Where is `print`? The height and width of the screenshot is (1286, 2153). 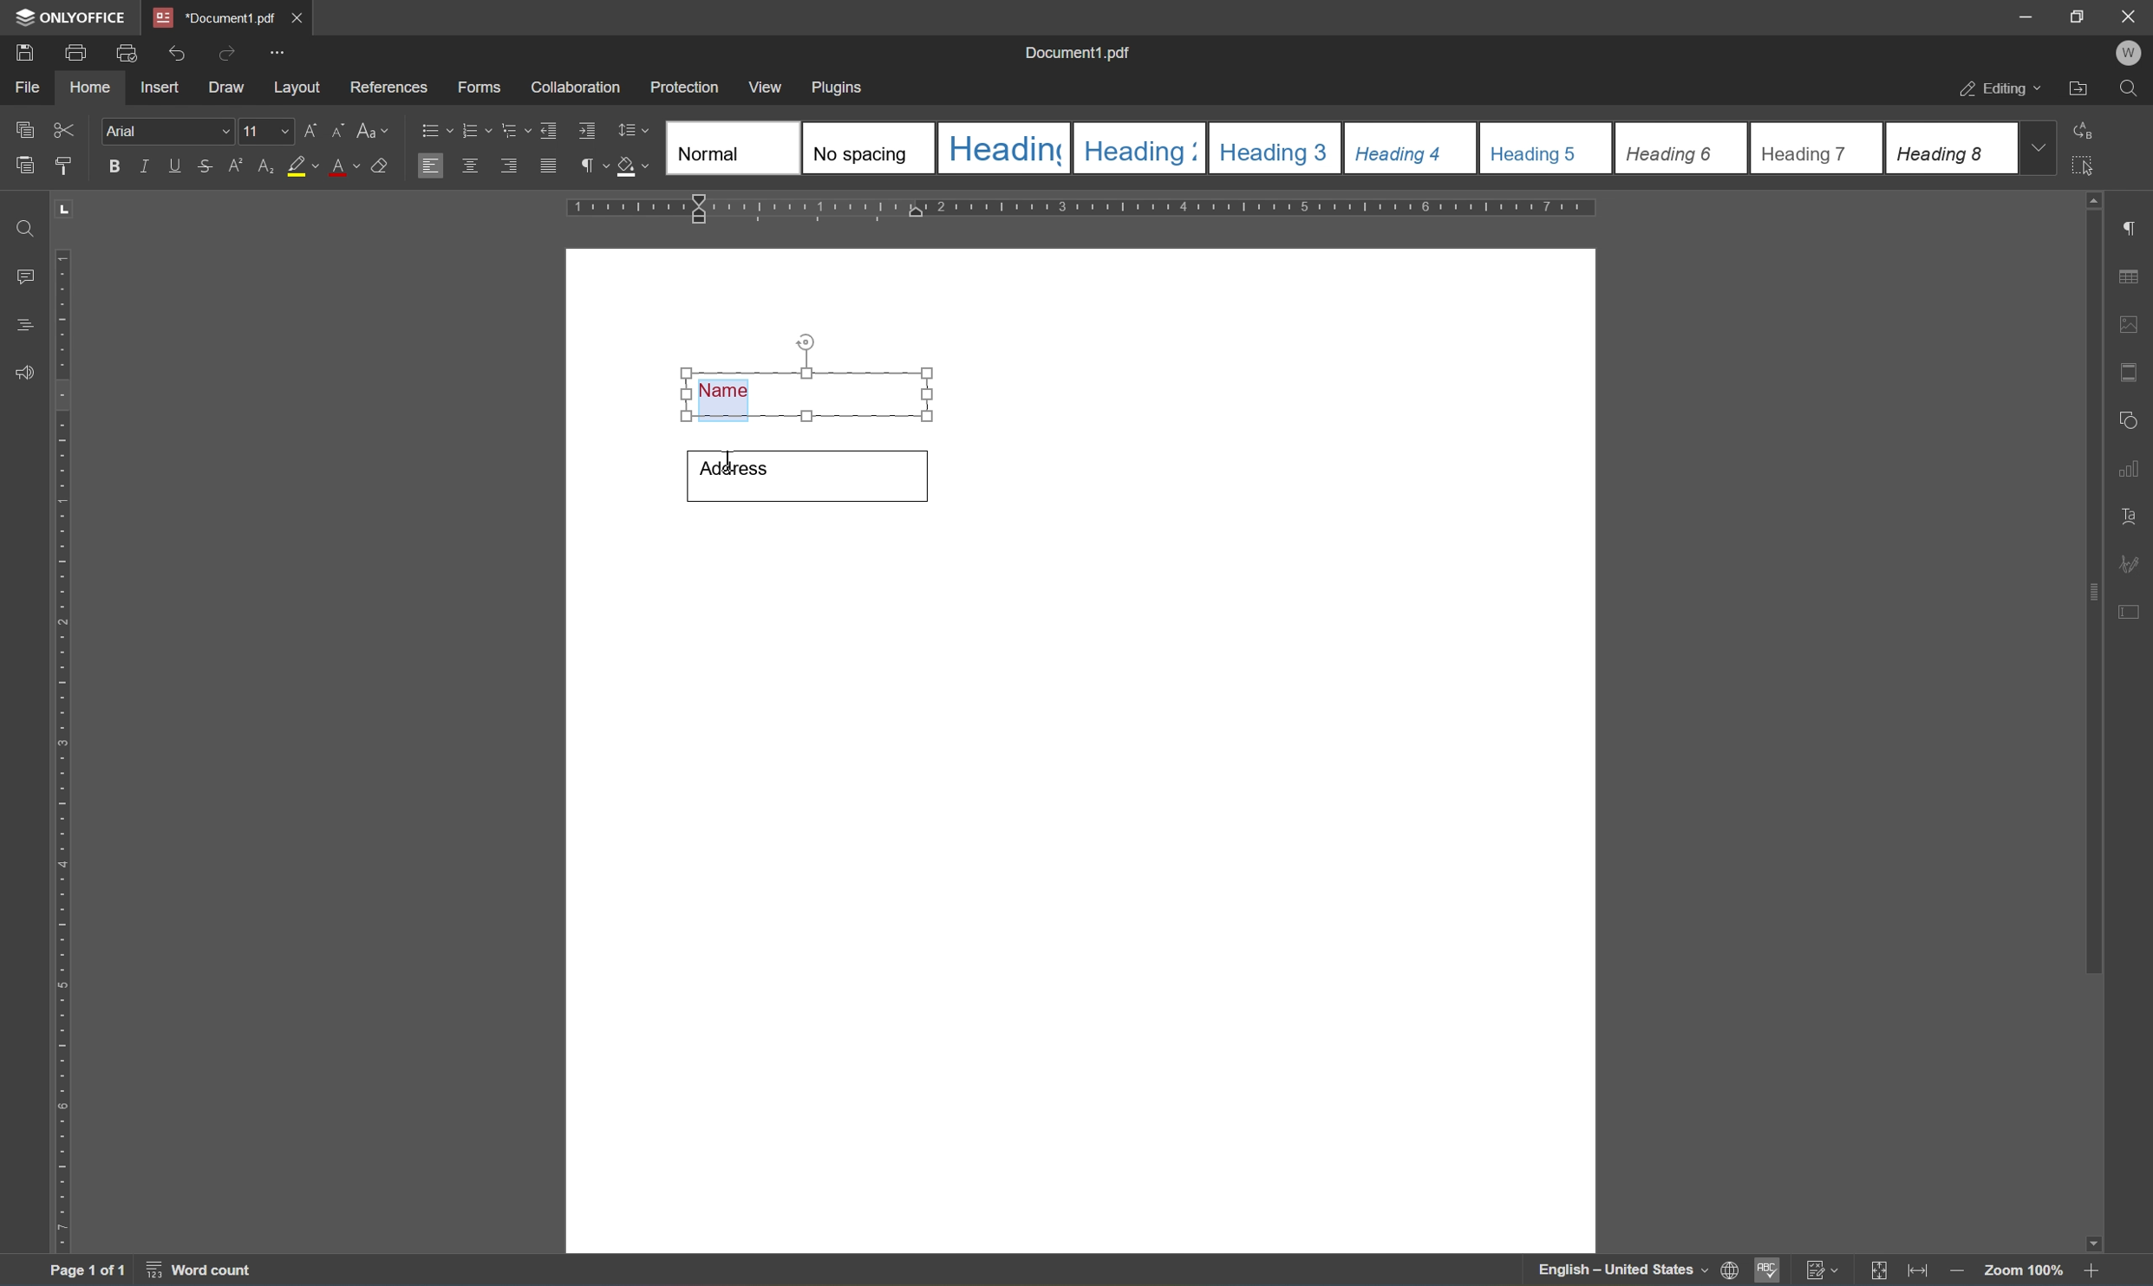 print is located at coordinates (72, 55).